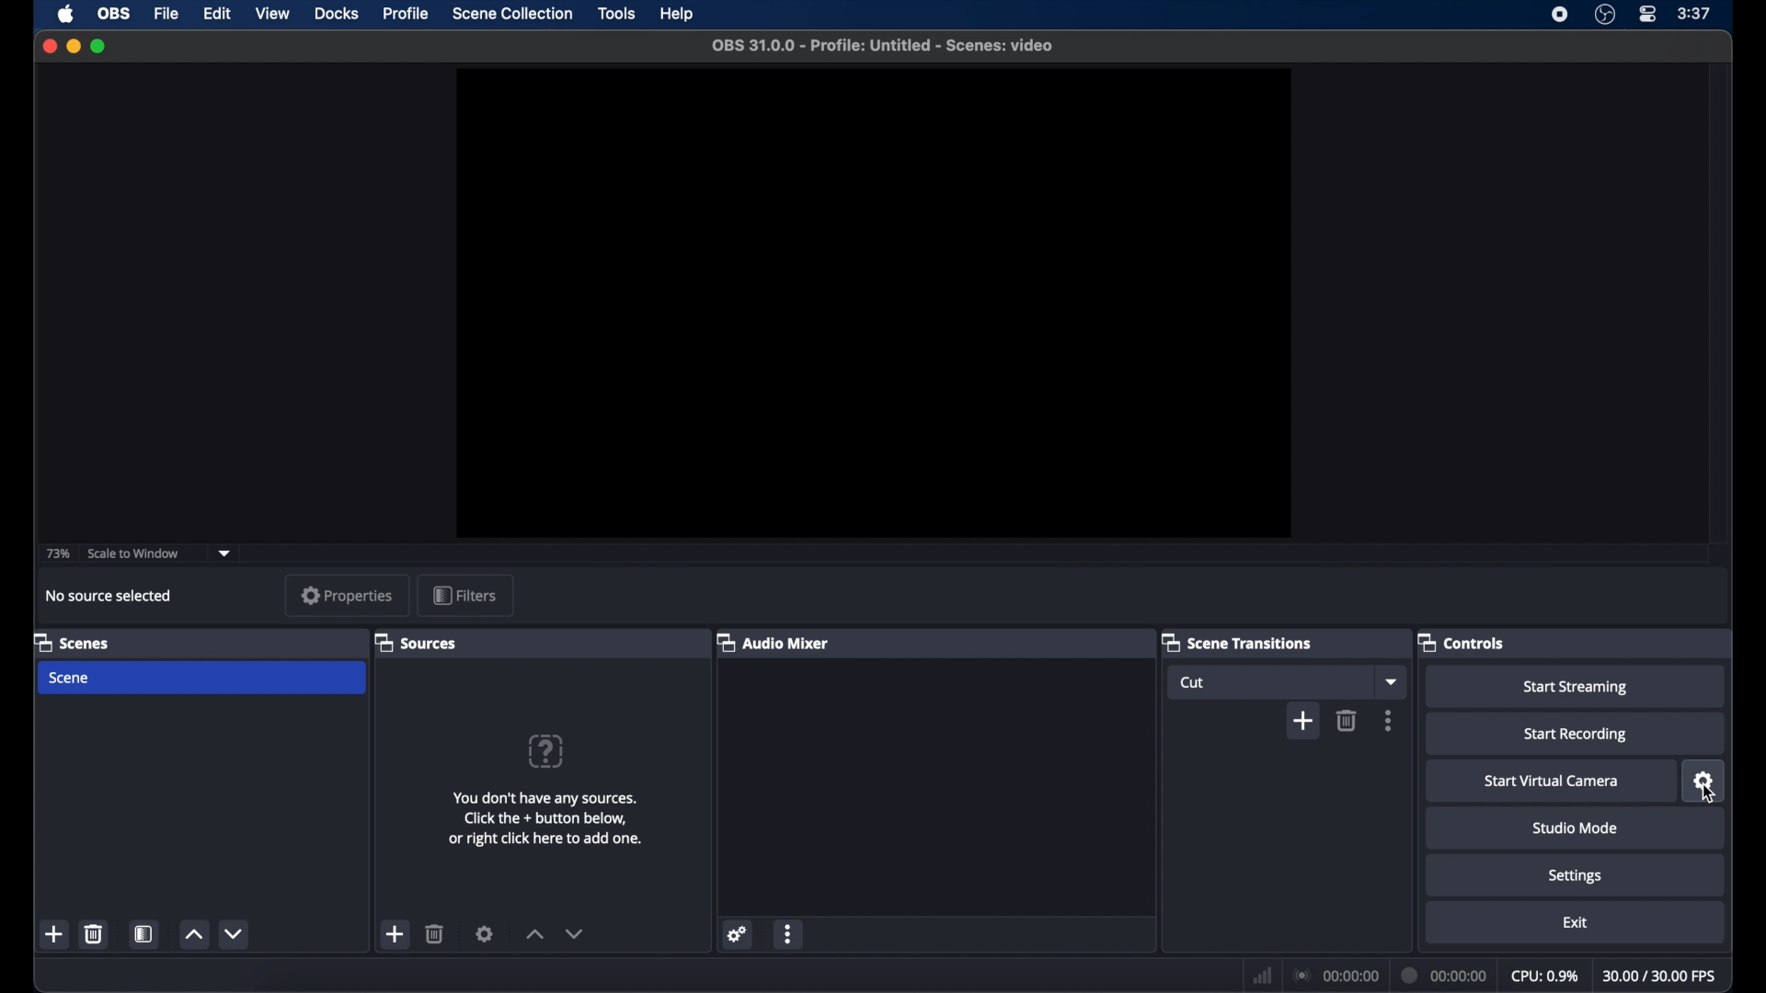 The height and width of the screenshot is (993, 1766). Describe the element at coordinates (55, 935) in the screenshot. I see `add` at that location.